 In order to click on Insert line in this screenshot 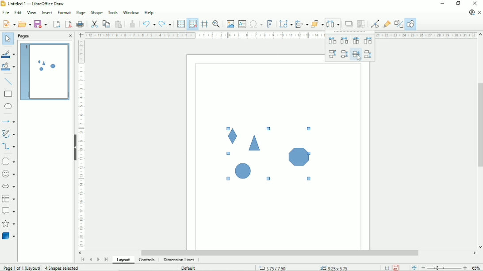, I will do `click(8, 82)`.